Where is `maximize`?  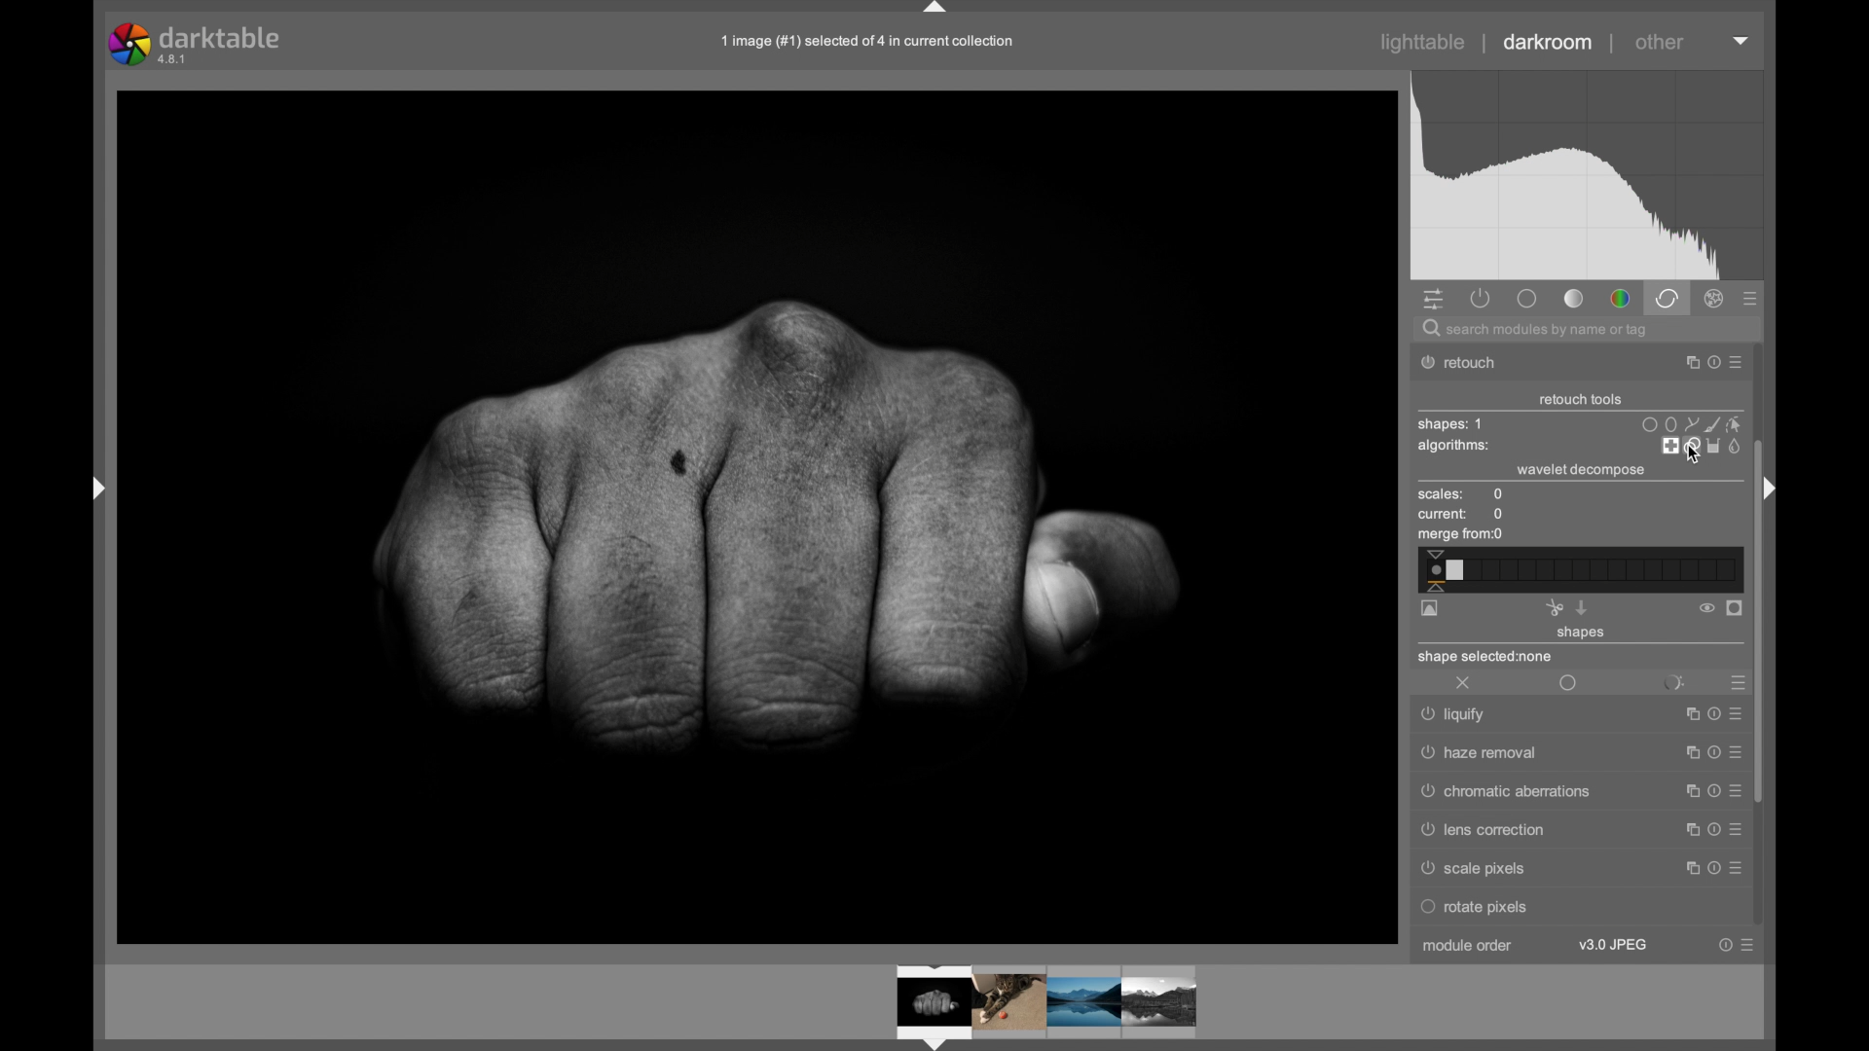 maximize is located at coordinates (1686, 754).